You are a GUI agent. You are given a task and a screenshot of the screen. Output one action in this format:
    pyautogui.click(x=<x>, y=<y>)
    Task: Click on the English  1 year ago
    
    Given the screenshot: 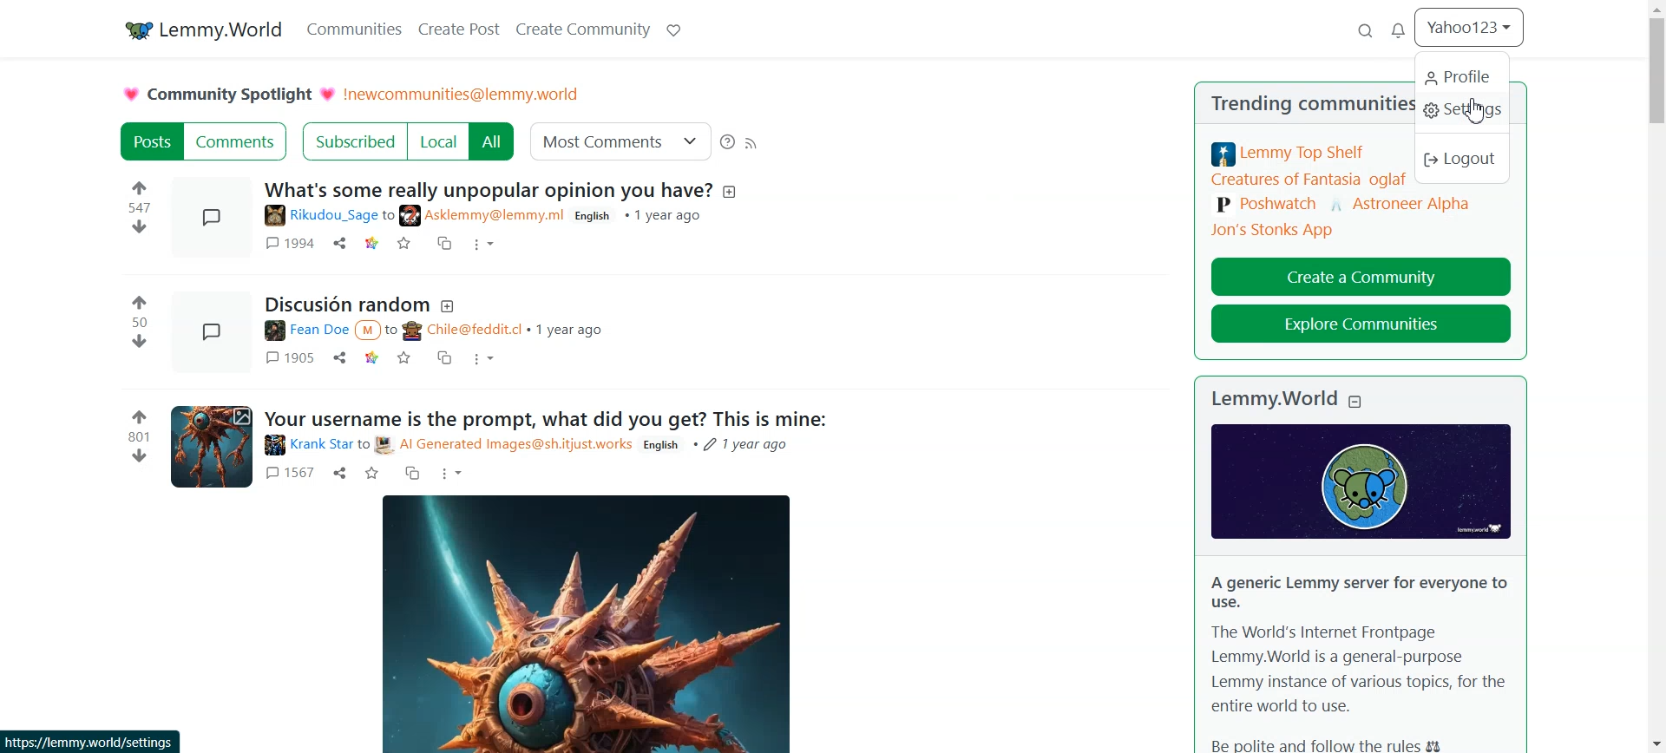 What is the action you would take?
    pyautogui.click(x=640, y=216)
    